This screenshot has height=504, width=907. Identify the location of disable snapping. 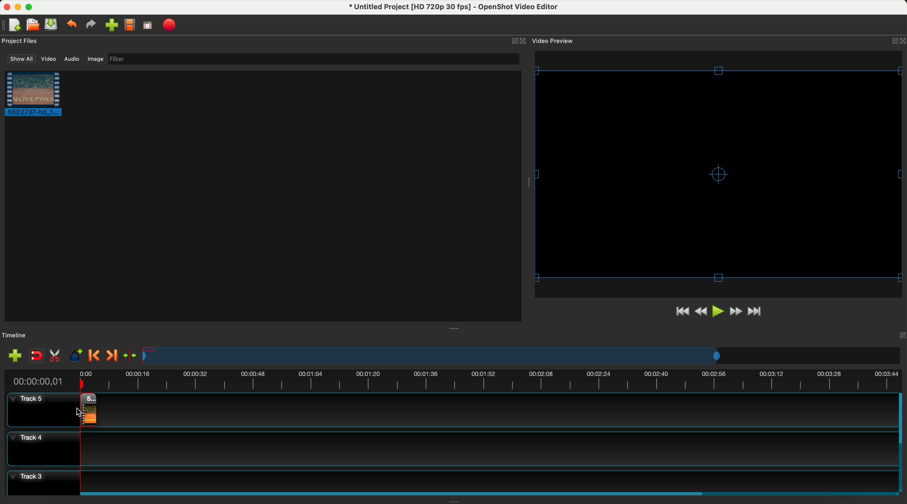
(37, 356).